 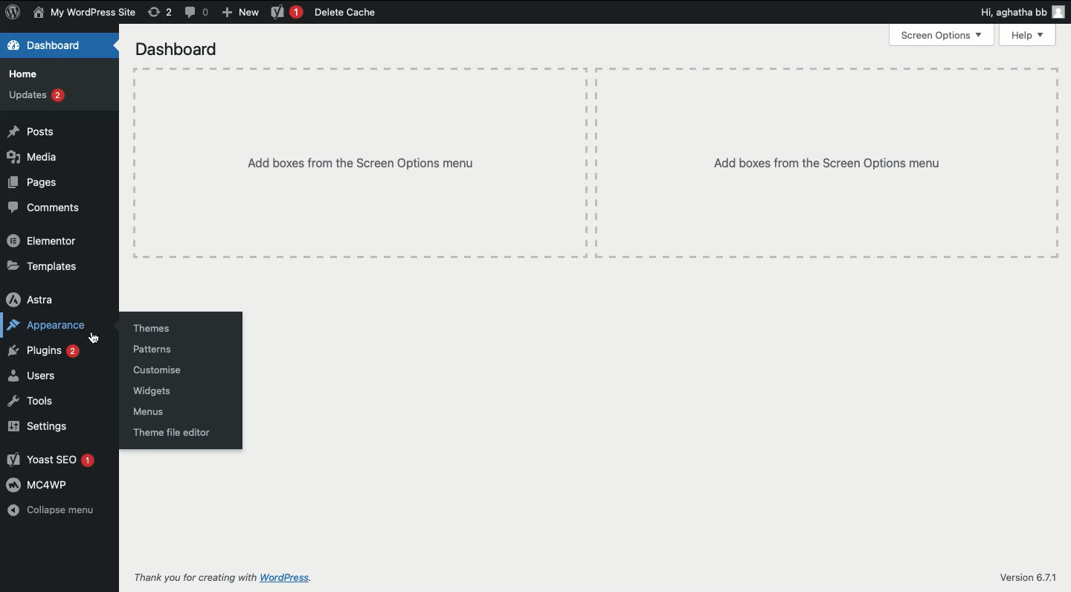 What do you see at coordinates (245, 13) in the screenshot?
I see `New` at bounding box center [245, 13].